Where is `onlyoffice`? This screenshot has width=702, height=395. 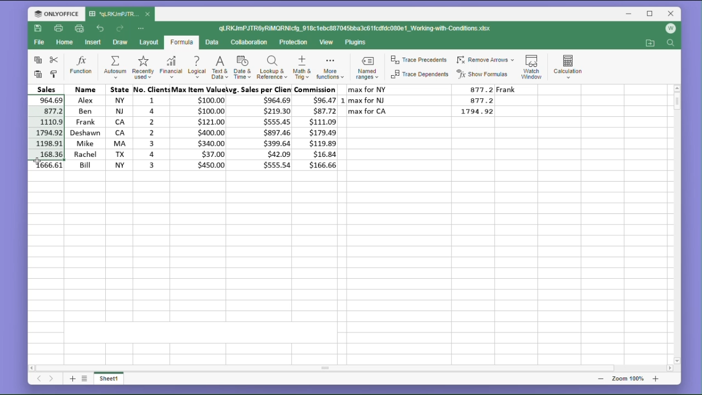 onlyoffice is located at coordinates (54, 13).